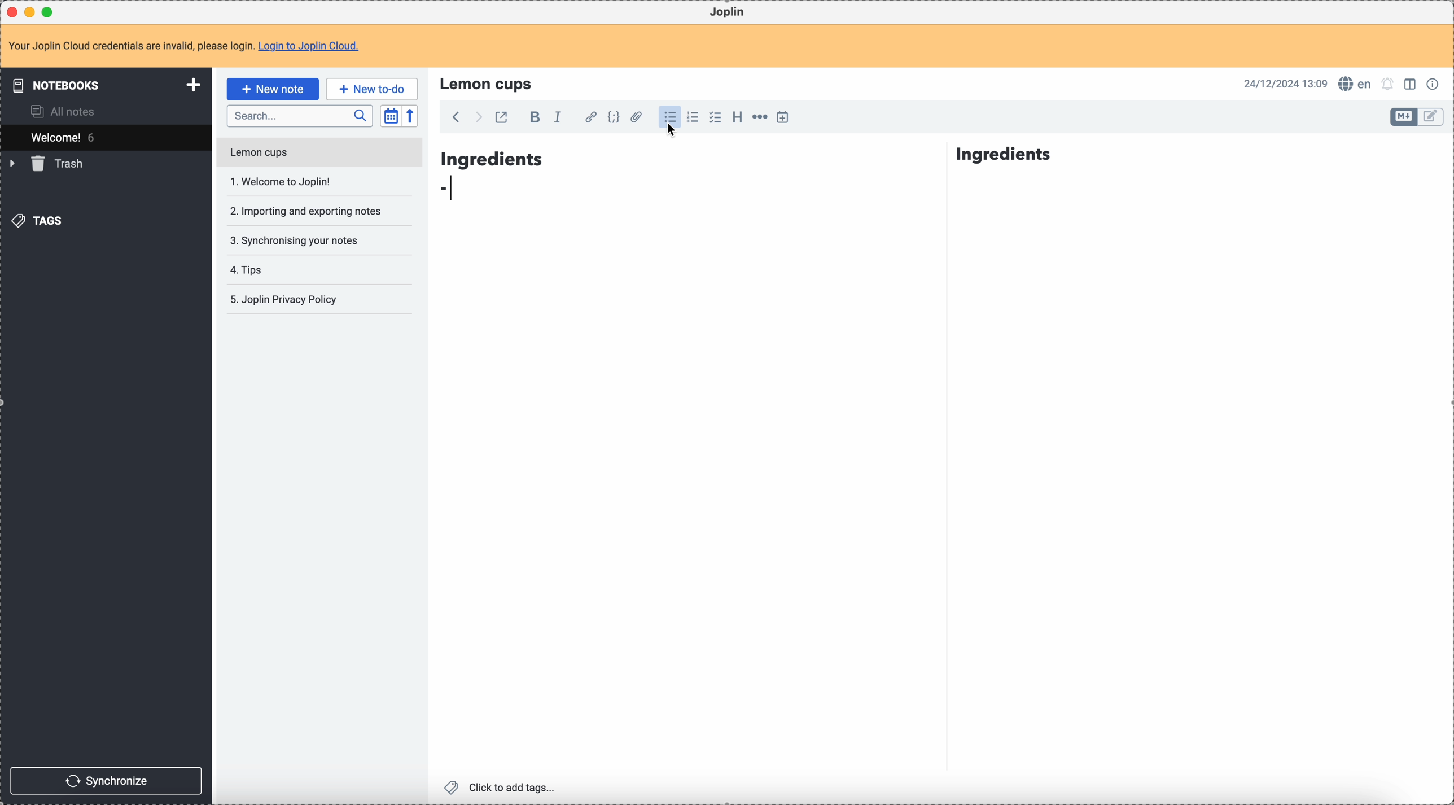  I want to click on toggle edit layout, so click(1431, 117).